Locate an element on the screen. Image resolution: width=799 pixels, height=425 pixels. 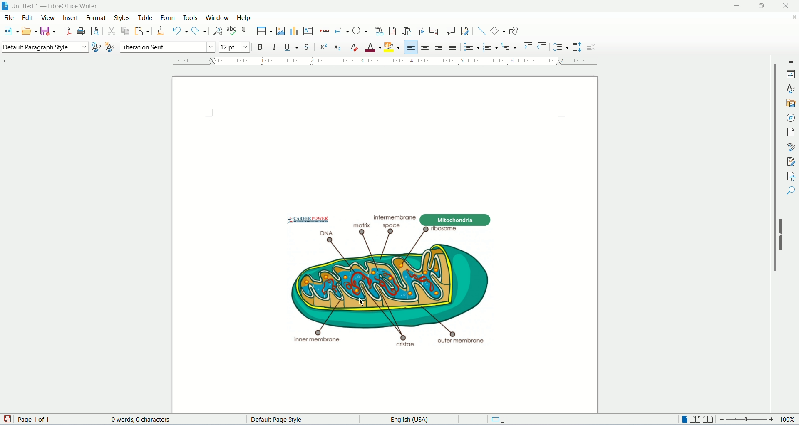
new is located at coordinates (10, 30).